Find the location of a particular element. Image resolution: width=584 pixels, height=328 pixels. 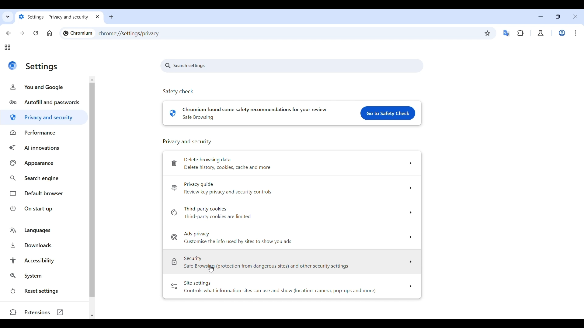

Cursor clicking on Security is located at coordinates (211, 271).